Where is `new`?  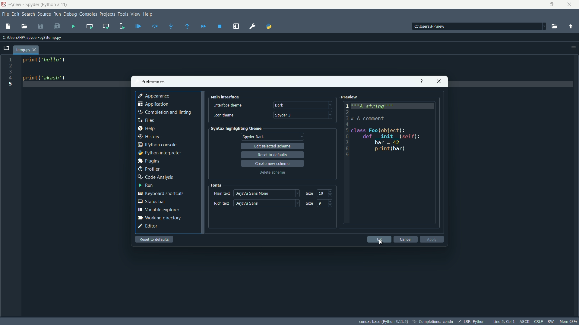
new is located at coordinates (16, 5).